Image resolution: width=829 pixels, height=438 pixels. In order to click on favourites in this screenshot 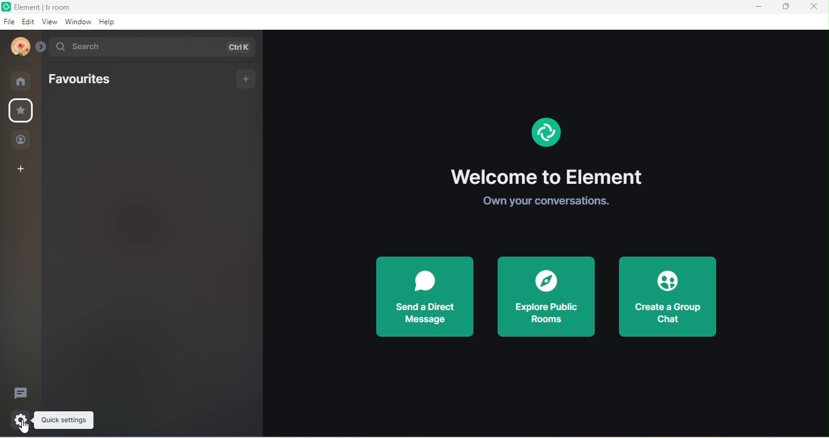, I will do `click(86, 80)`.